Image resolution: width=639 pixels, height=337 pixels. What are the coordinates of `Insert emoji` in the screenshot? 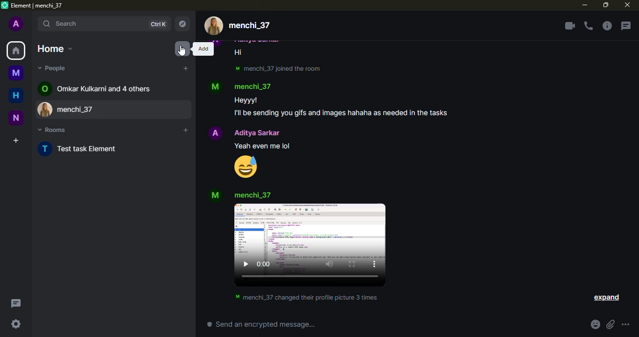 It's located at (595, 324).